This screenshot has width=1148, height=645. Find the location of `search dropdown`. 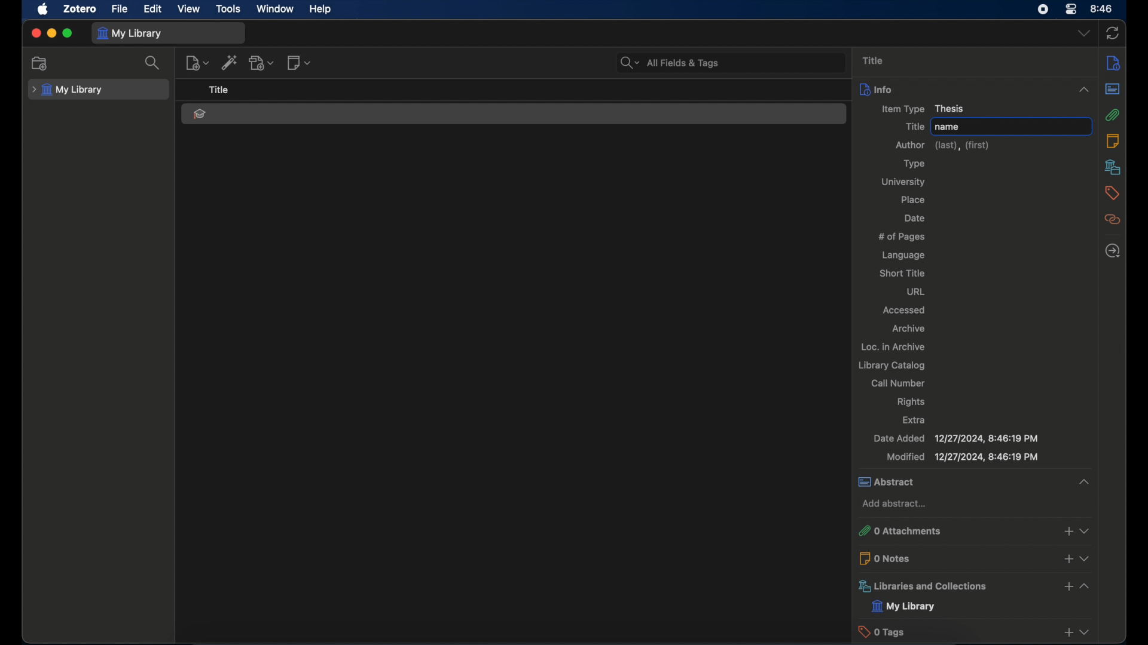

search dropdown is located at coordinates (624, 64).